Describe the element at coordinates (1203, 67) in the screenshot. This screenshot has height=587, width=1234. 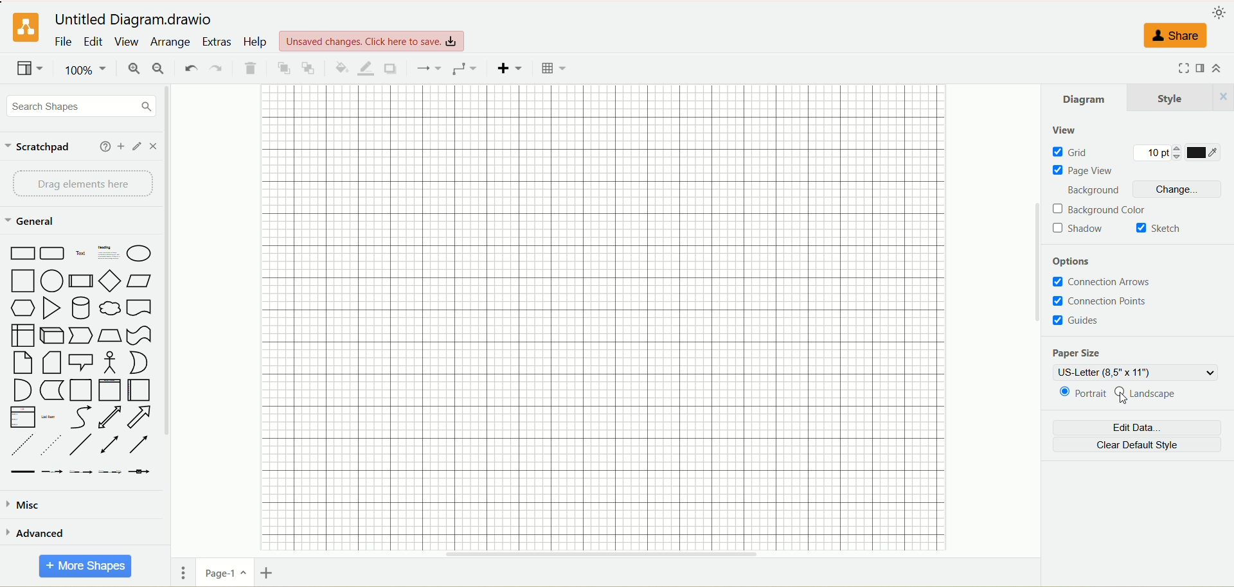
I see `format` at that location.